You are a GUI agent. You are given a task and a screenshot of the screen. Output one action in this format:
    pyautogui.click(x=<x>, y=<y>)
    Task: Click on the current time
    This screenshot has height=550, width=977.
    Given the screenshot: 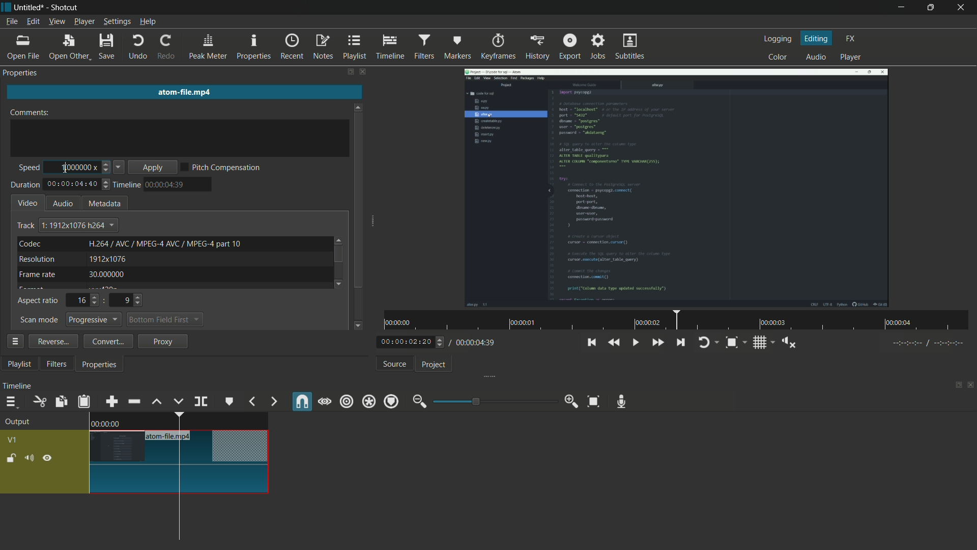 What is the action you would take?
    pyautogui.click(x=407, y=342)
    